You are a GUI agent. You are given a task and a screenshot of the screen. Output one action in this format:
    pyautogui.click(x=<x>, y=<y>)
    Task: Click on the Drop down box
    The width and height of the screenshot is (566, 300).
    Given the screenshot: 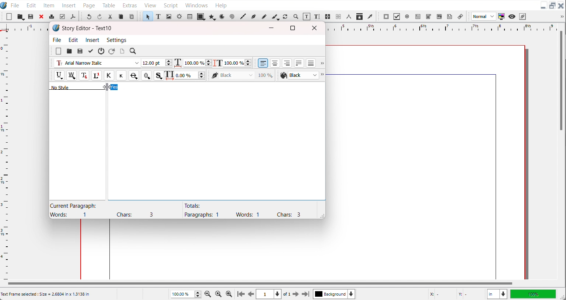 What is the action you would take?
    pyautogui.click(x=321, y=64)
    